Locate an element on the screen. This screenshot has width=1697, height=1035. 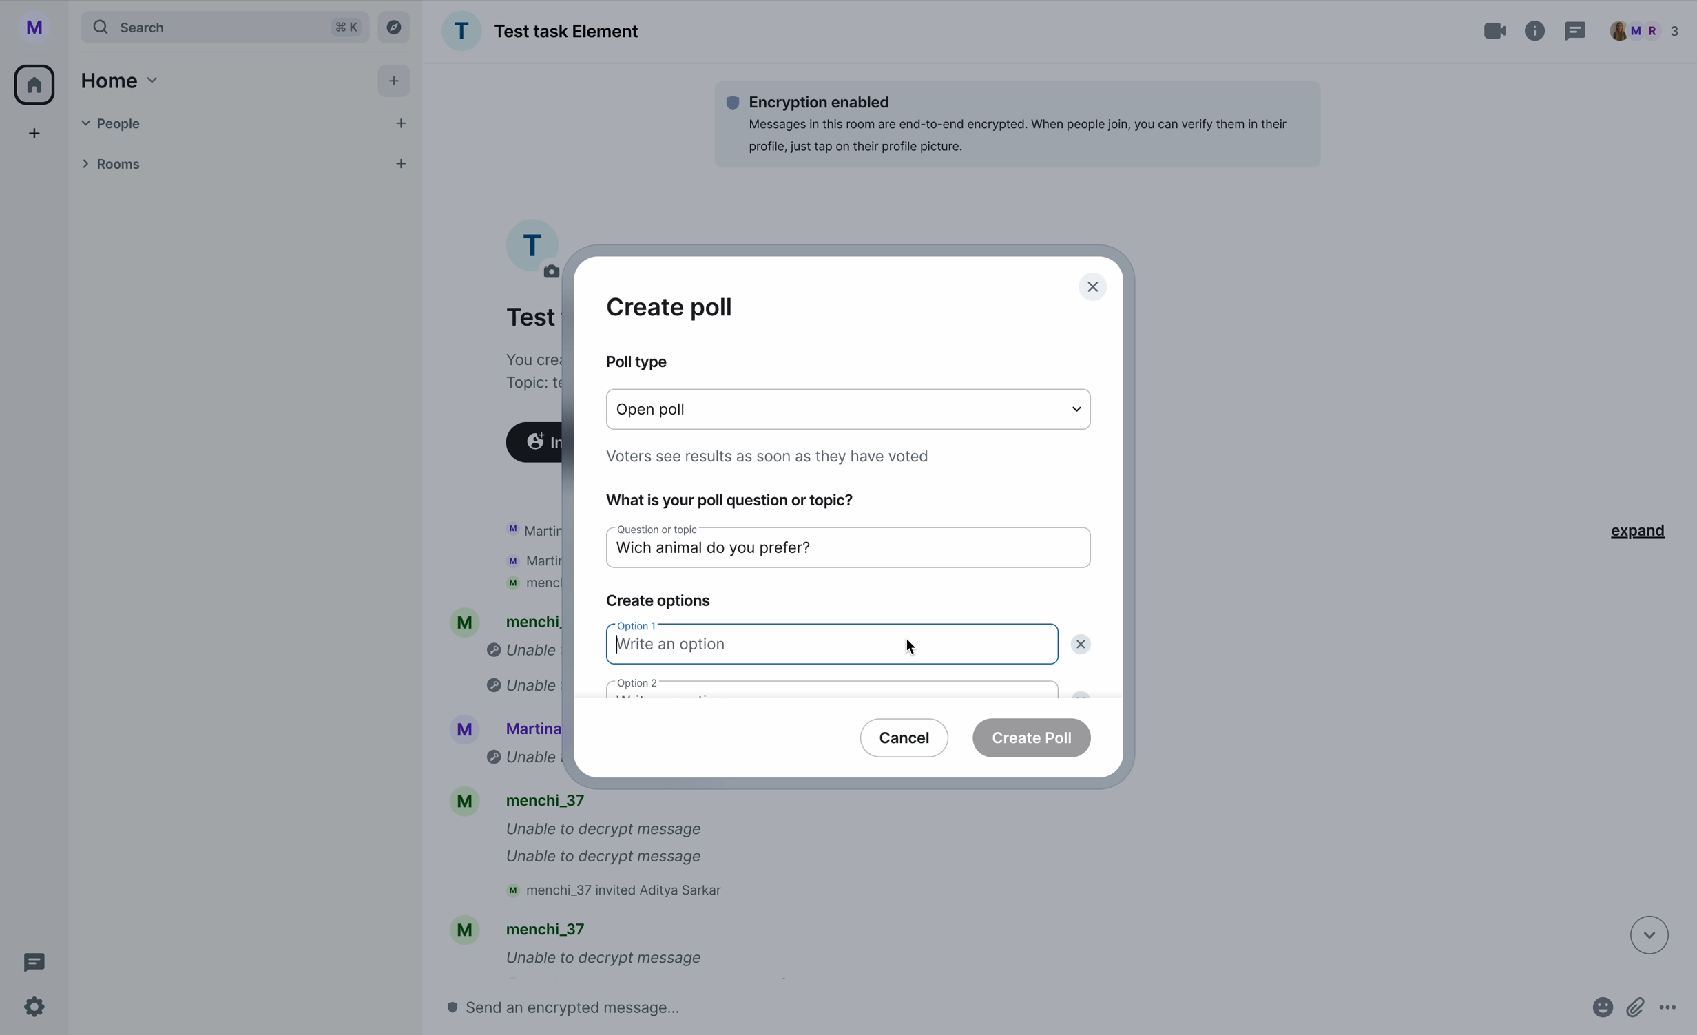
search tab is located at coordinates (224, 27).